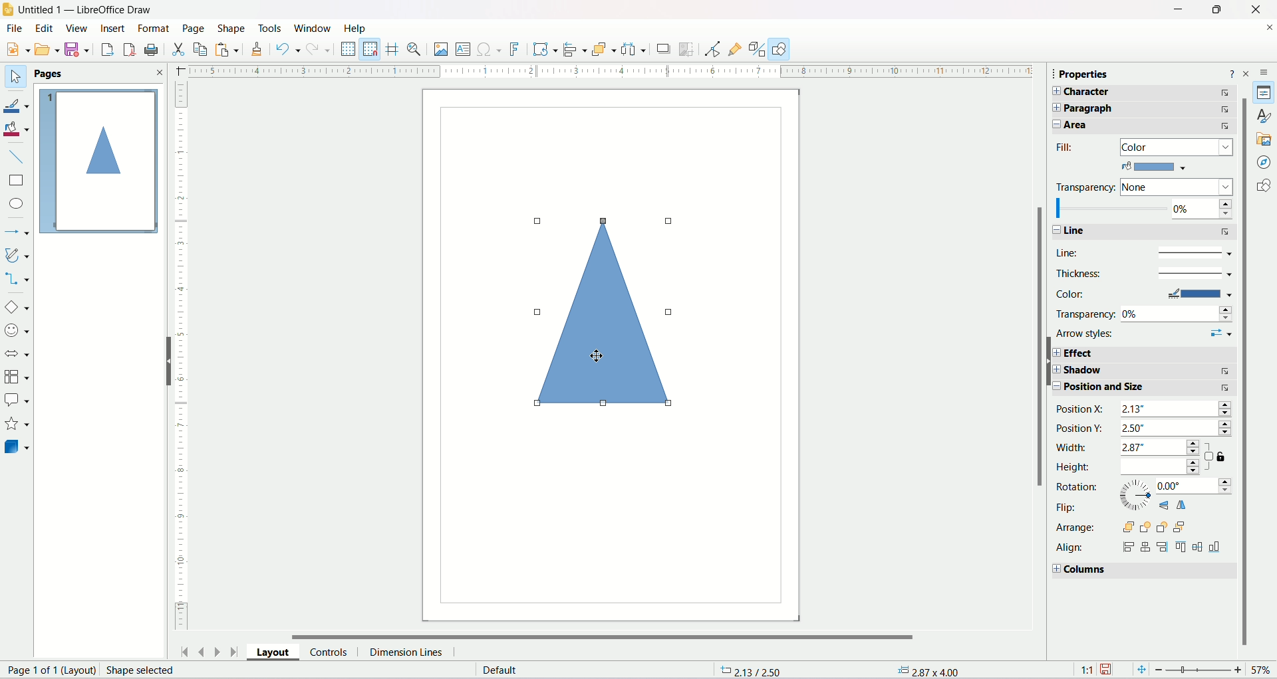 The image size is (1277, 679). I want to click on transparency, so click(1144, 314).